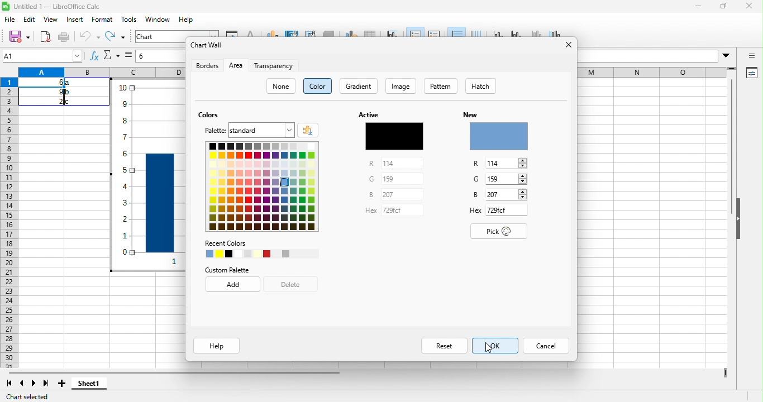 The image size is (763, 402). What do you see at coordinates (212, 115) in the screenshot?
I see `colors` at bounding box center [212, 115].